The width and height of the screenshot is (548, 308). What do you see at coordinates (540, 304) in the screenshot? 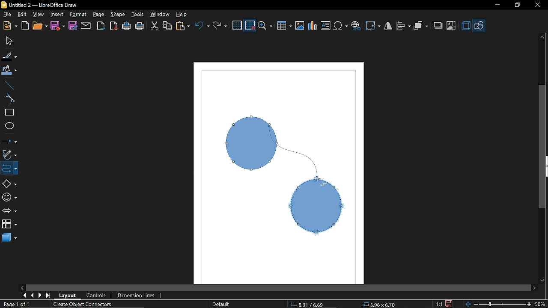
I see `Current zoom` at bounding box center [540, 304].